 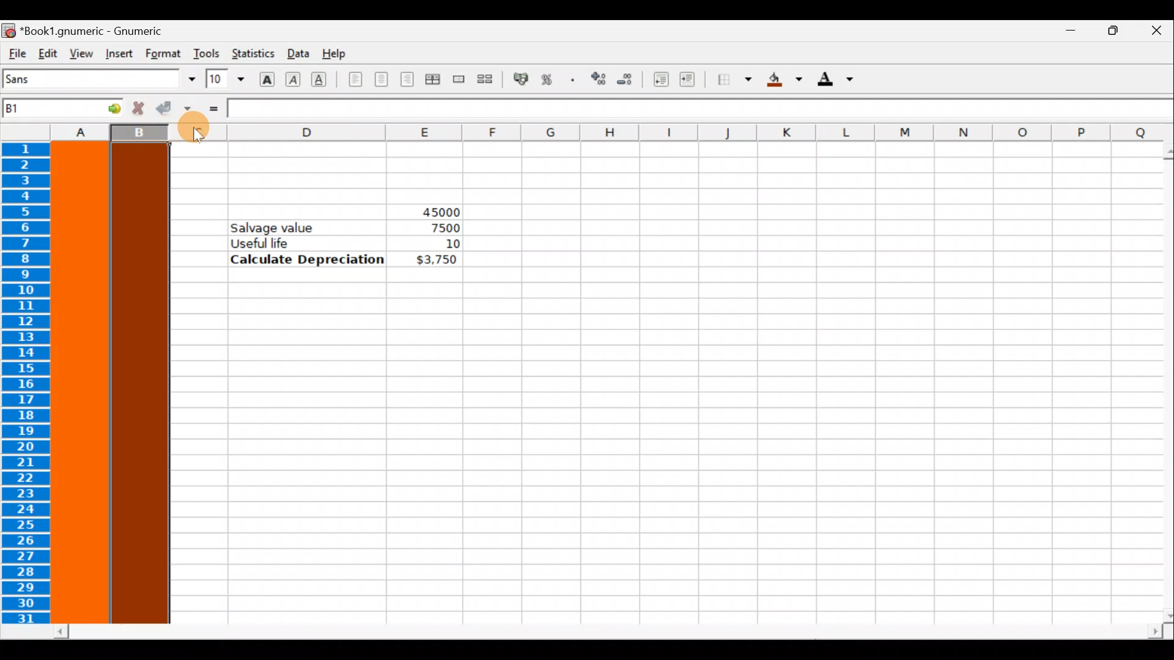 What do you see at coordinates (206, 53) in the screenshot?
I see `Tools` at bounding box center [206, 53].